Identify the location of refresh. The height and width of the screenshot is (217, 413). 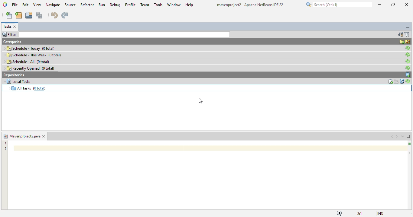
(408, 81).